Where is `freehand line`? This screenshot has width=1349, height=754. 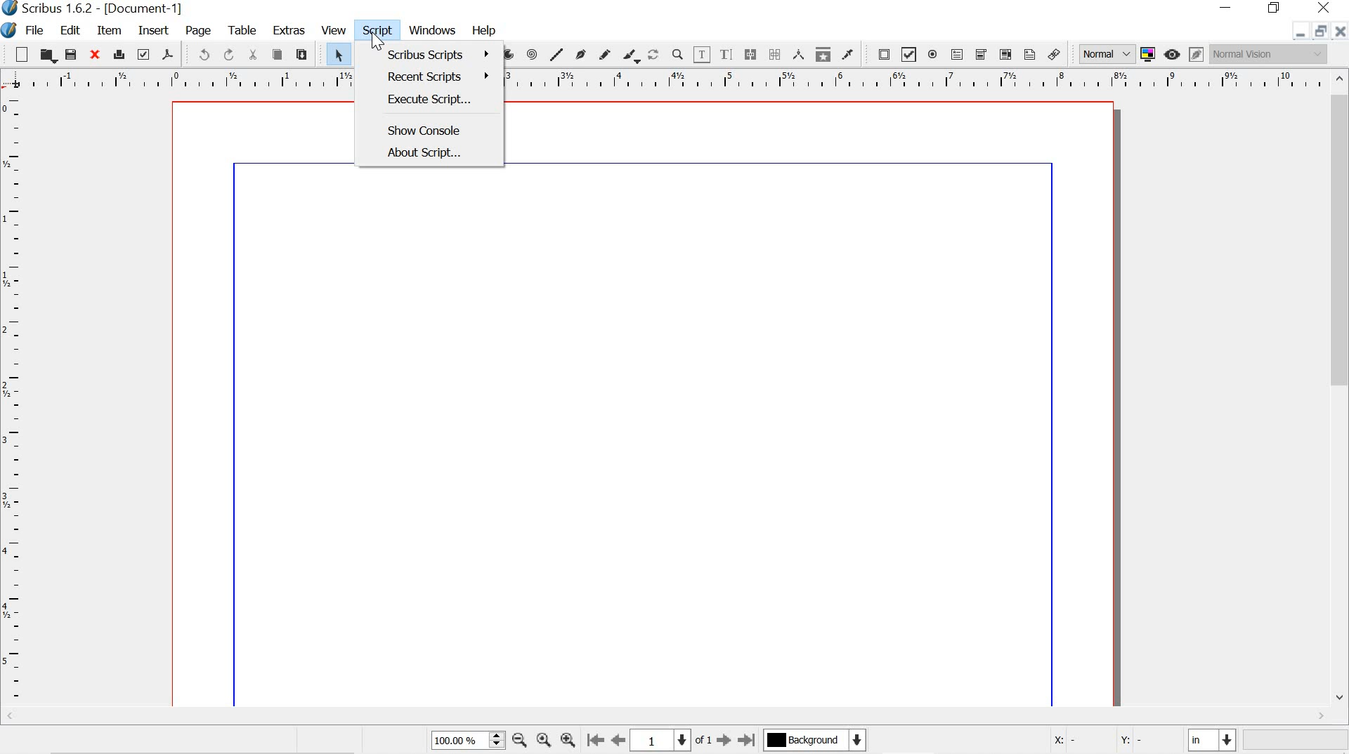
freehand line is located at coordinates (604, 54).